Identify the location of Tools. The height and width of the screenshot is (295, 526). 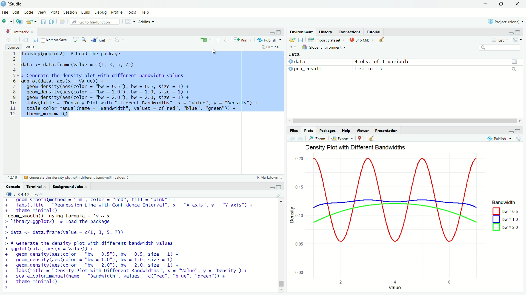
(131, 12).